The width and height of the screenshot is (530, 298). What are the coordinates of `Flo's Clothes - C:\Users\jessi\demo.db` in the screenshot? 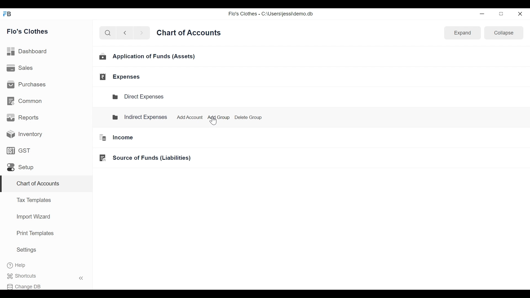 It's located at (272, 15).